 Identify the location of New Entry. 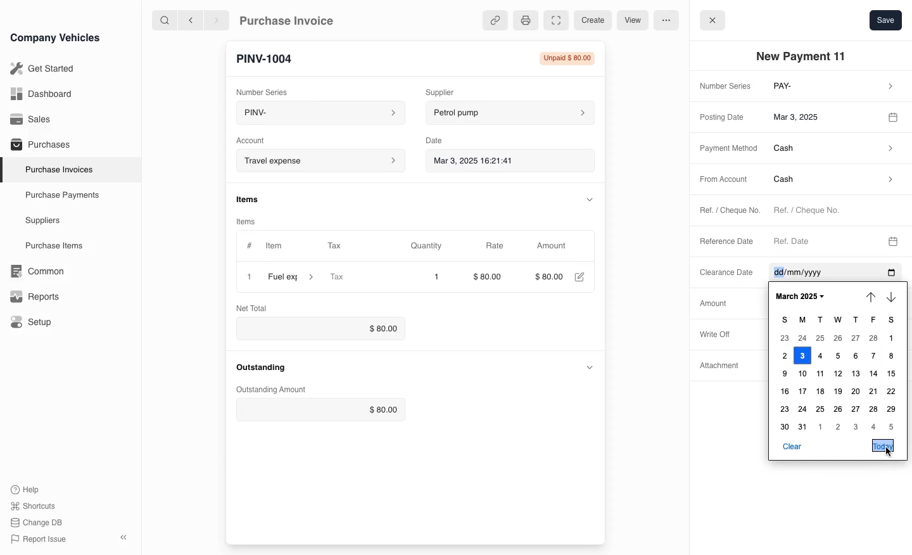
(270, 58).